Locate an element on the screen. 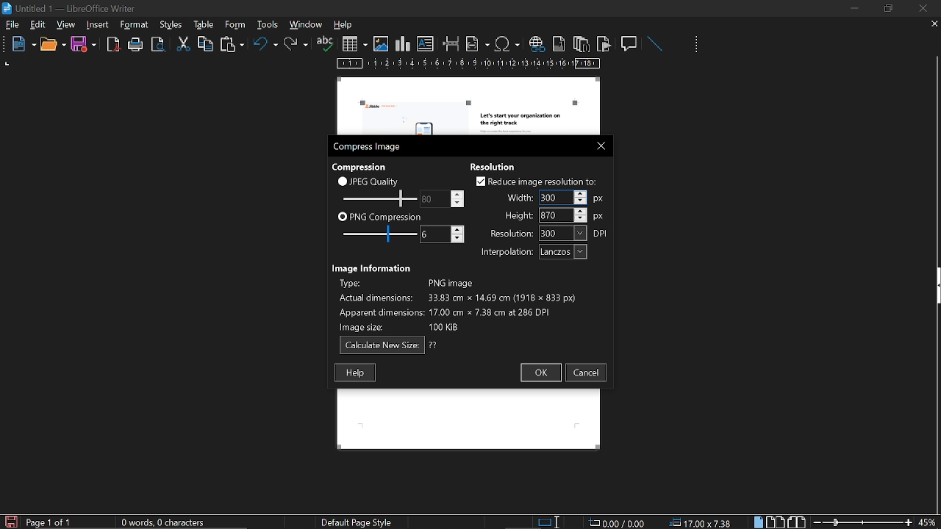 This screenshot has width=941, height=529. insert field is located at coordinates (478, 43).